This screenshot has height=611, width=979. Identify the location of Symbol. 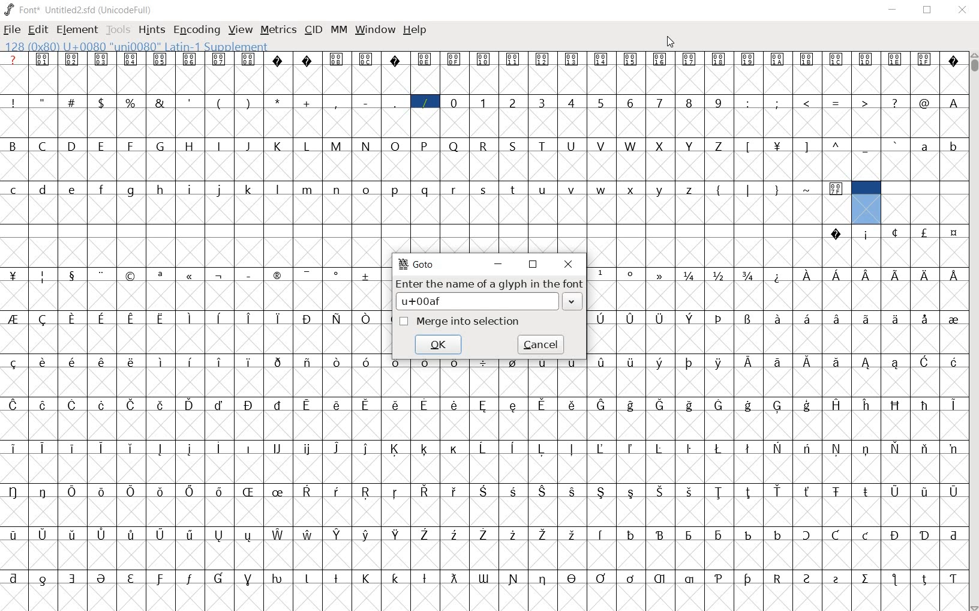
(278, 60).